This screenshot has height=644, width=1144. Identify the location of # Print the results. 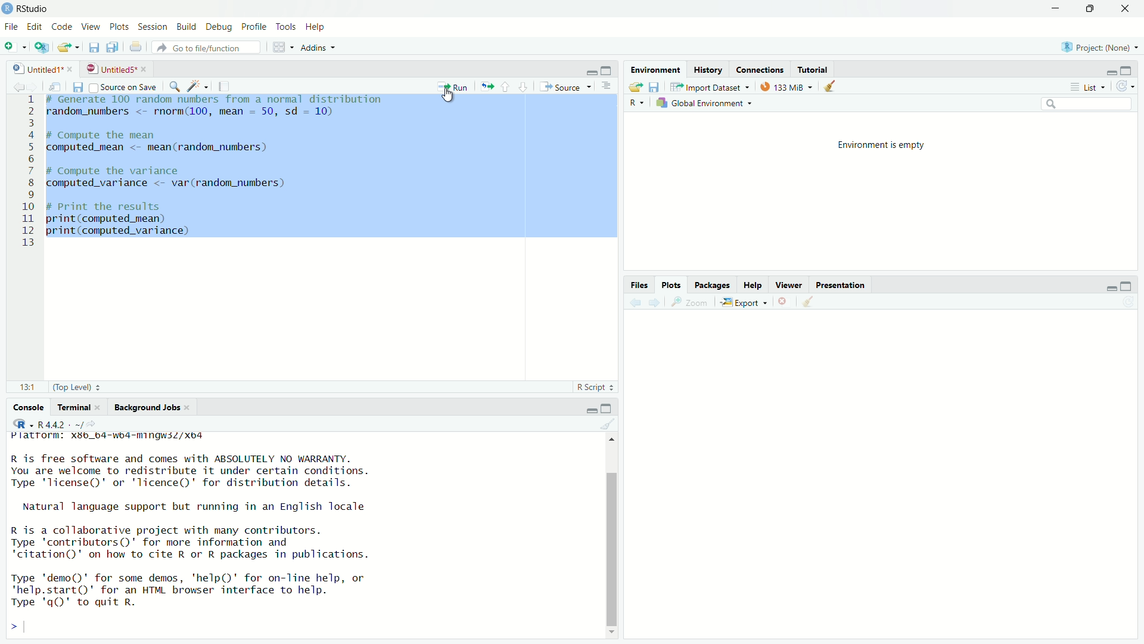
(132, 208).